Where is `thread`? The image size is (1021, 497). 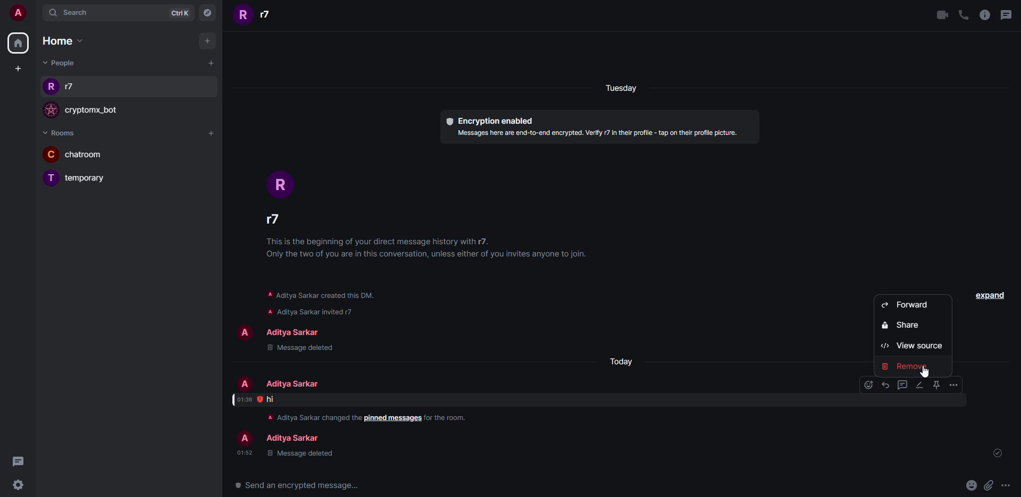
thread is located at coordinates (902, 384).